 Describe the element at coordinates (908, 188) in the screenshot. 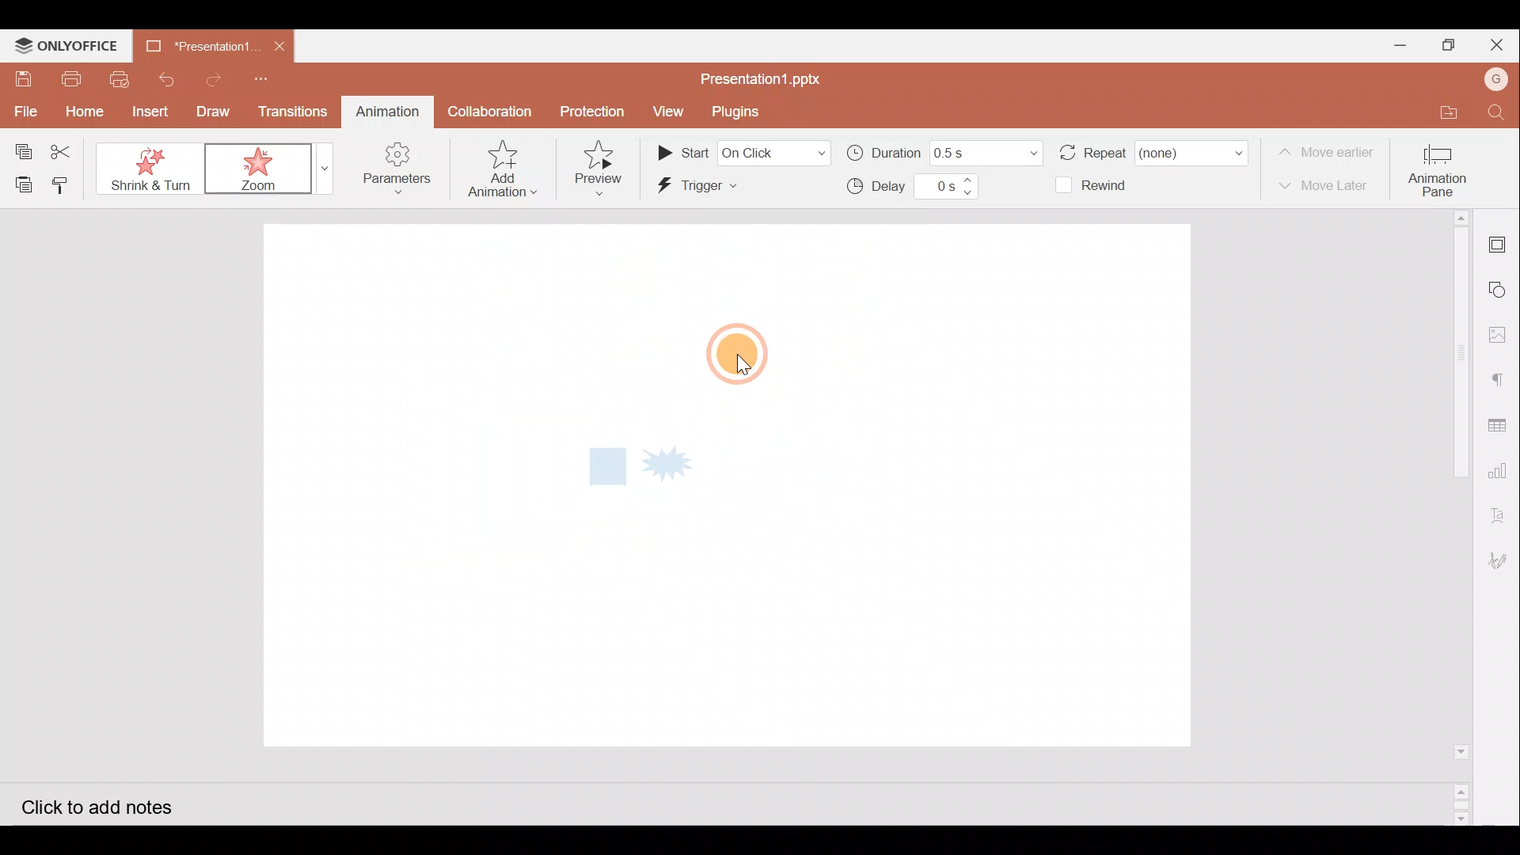

I see `Delay` at that location.